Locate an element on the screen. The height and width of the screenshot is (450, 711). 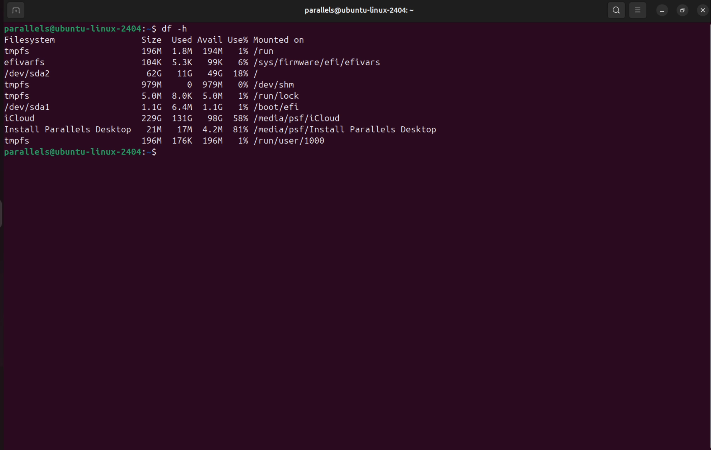
1.1.G is located at coordinates (153, 107).